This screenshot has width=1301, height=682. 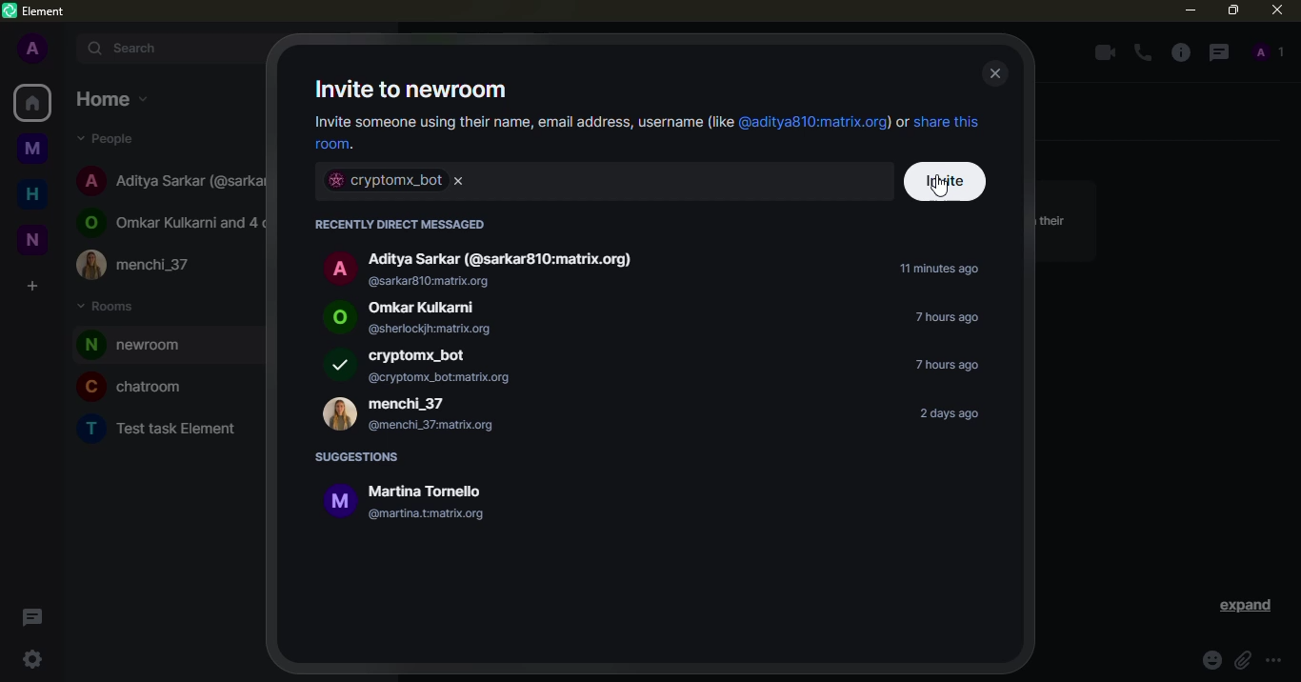 I want to click on i Martina Tornello
@martina.tmatrix.org, so click(x=444, y=503).